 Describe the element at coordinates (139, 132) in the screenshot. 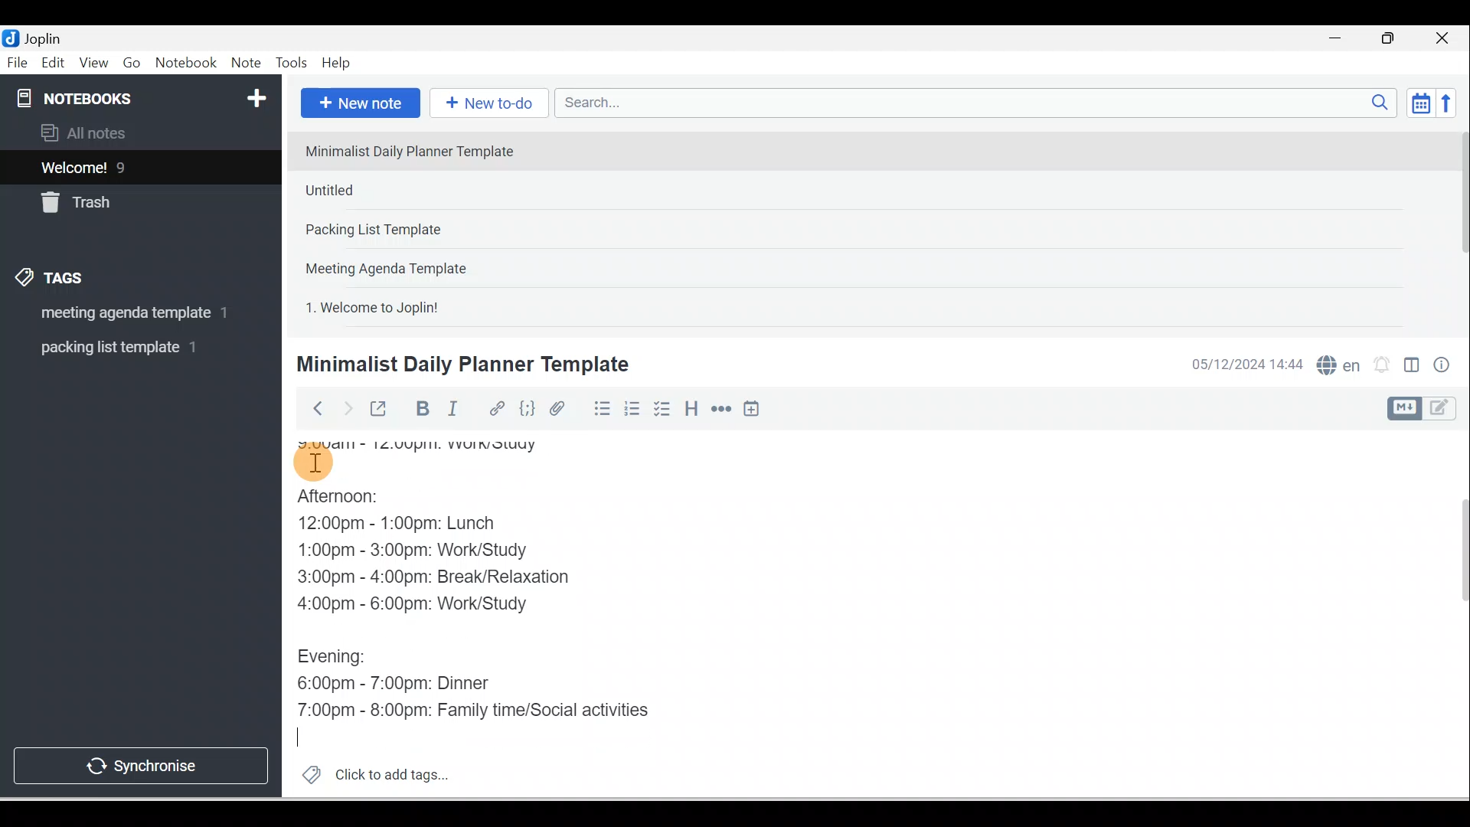

I see `All notes` at that location.